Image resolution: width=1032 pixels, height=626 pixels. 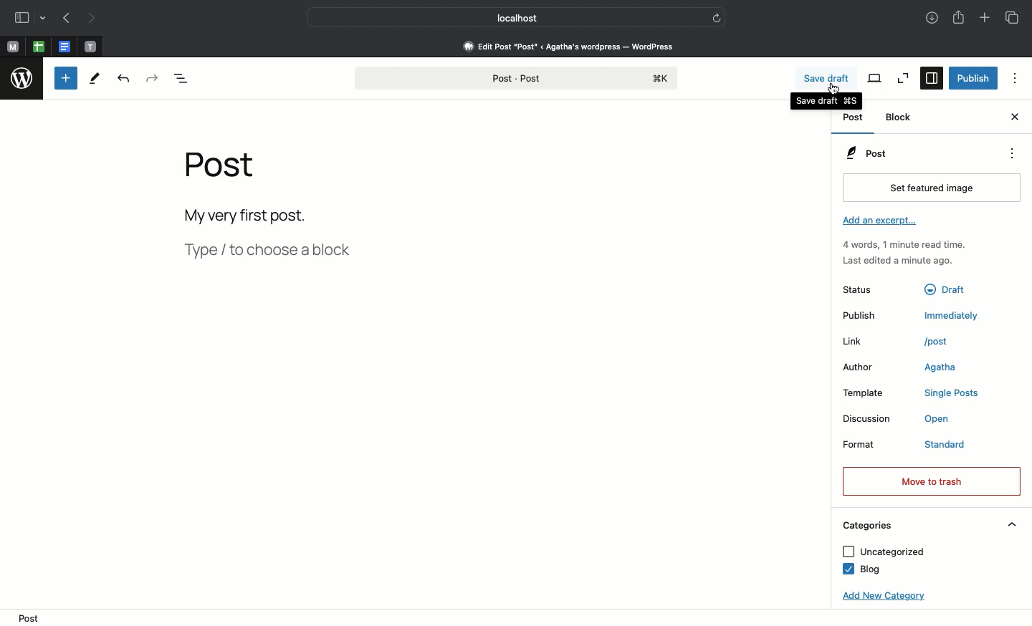 I want to click on Wordpress, so click(x=22, y=80).